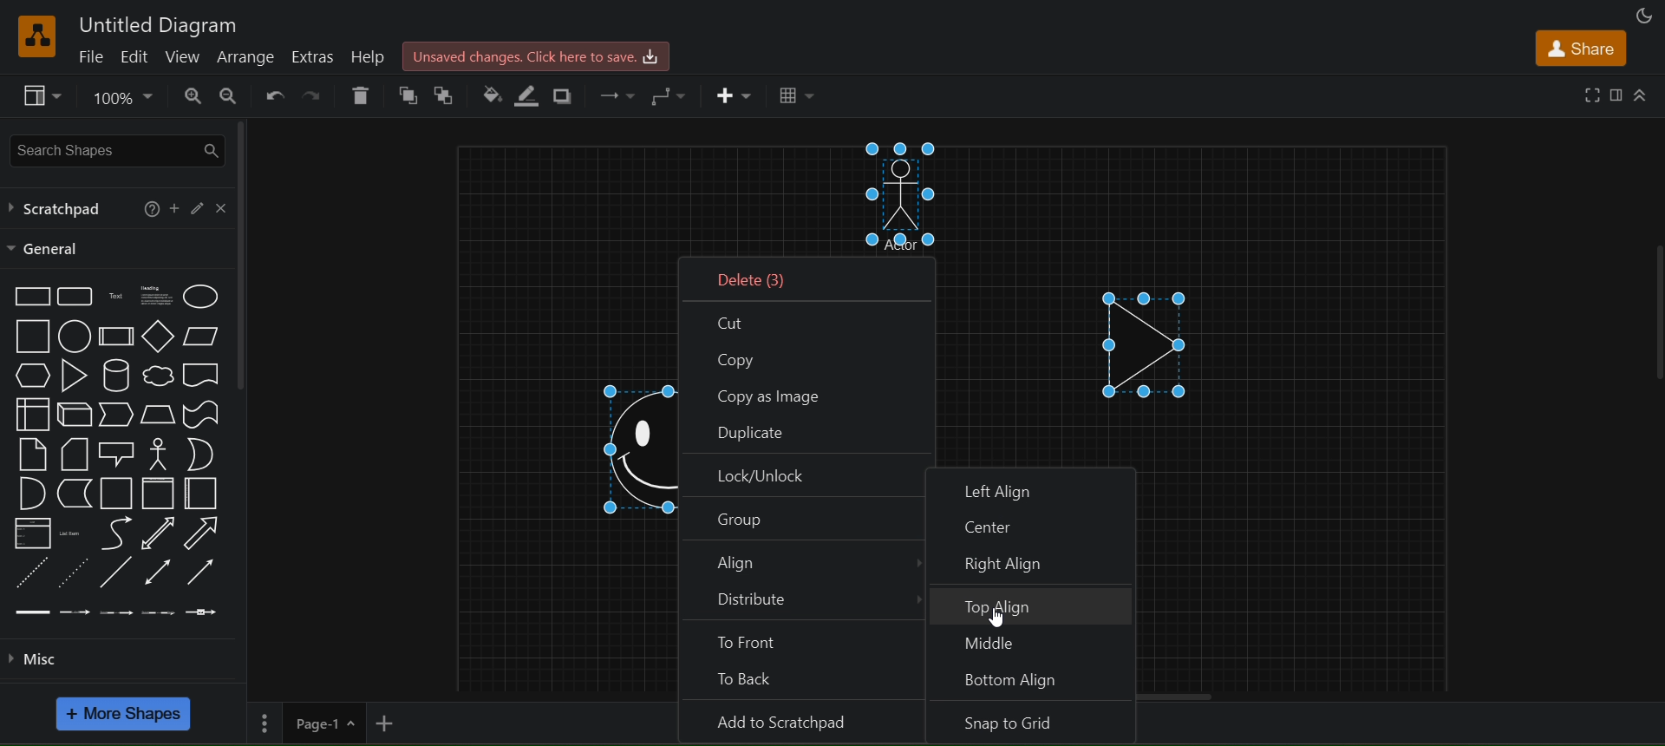 The height and width of the screenshot is (746, 1665). Describe the element at coordinates (806, 432) in the screenshot. I see `duplicate` at that location.